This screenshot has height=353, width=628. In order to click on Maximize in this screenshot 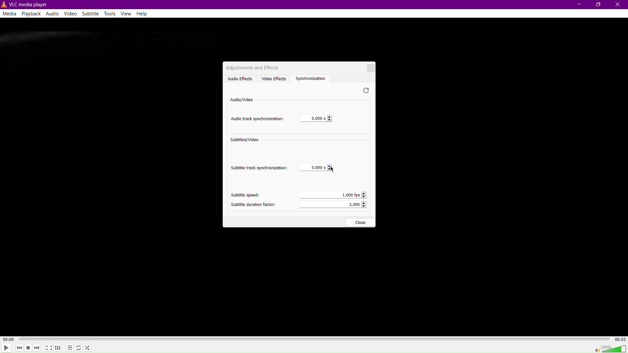, I will do `click(599, 5)`.